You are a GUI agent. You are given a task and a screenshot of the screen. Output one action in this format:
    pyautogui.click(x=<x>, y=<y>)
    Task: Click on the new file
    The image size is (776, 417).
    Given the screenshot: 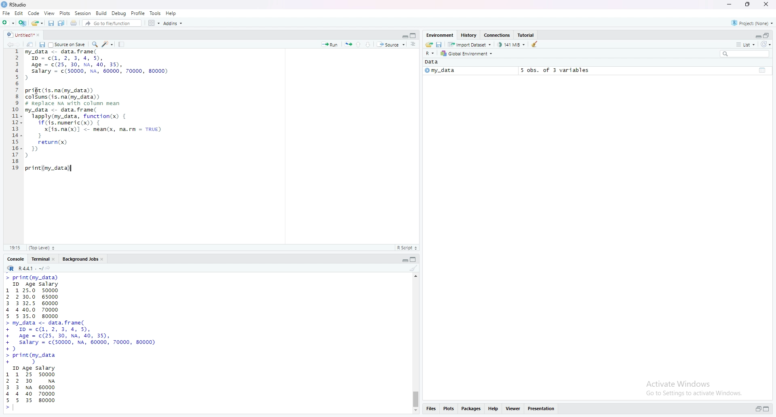 What is the action you would take?
    pyautogui.click(x=8, y=23)
    